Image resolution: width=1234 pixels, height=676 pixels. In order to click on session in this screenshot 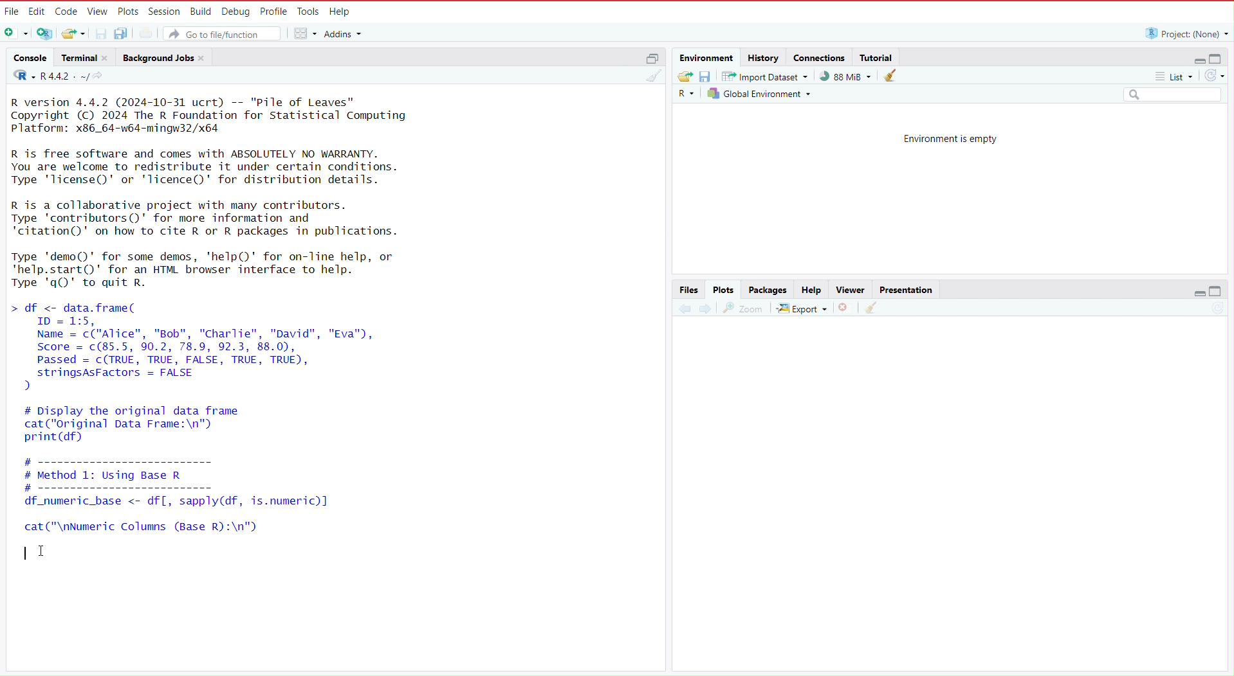, I will do `click(164, 10)`.